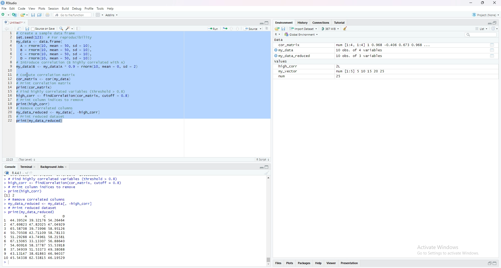 The height and width of the screenshot is (268, 501). I want to click on File, so click(4, 9).